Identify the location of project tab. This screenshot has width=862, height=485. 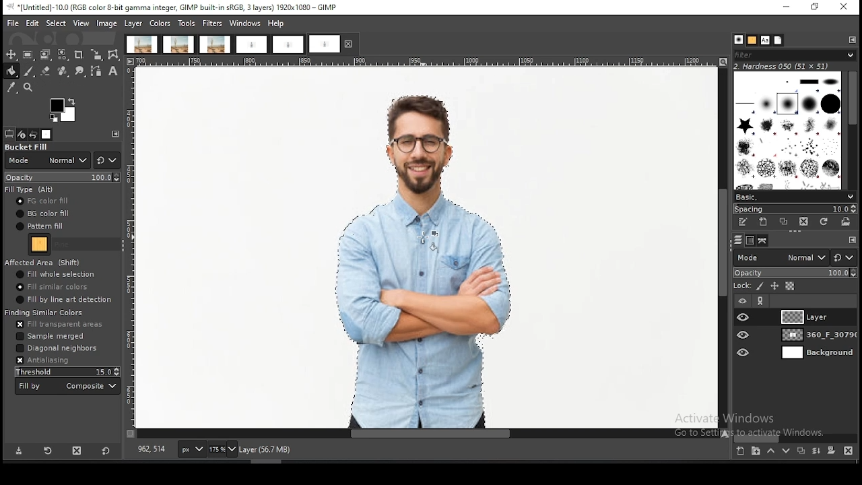
(141, 44).